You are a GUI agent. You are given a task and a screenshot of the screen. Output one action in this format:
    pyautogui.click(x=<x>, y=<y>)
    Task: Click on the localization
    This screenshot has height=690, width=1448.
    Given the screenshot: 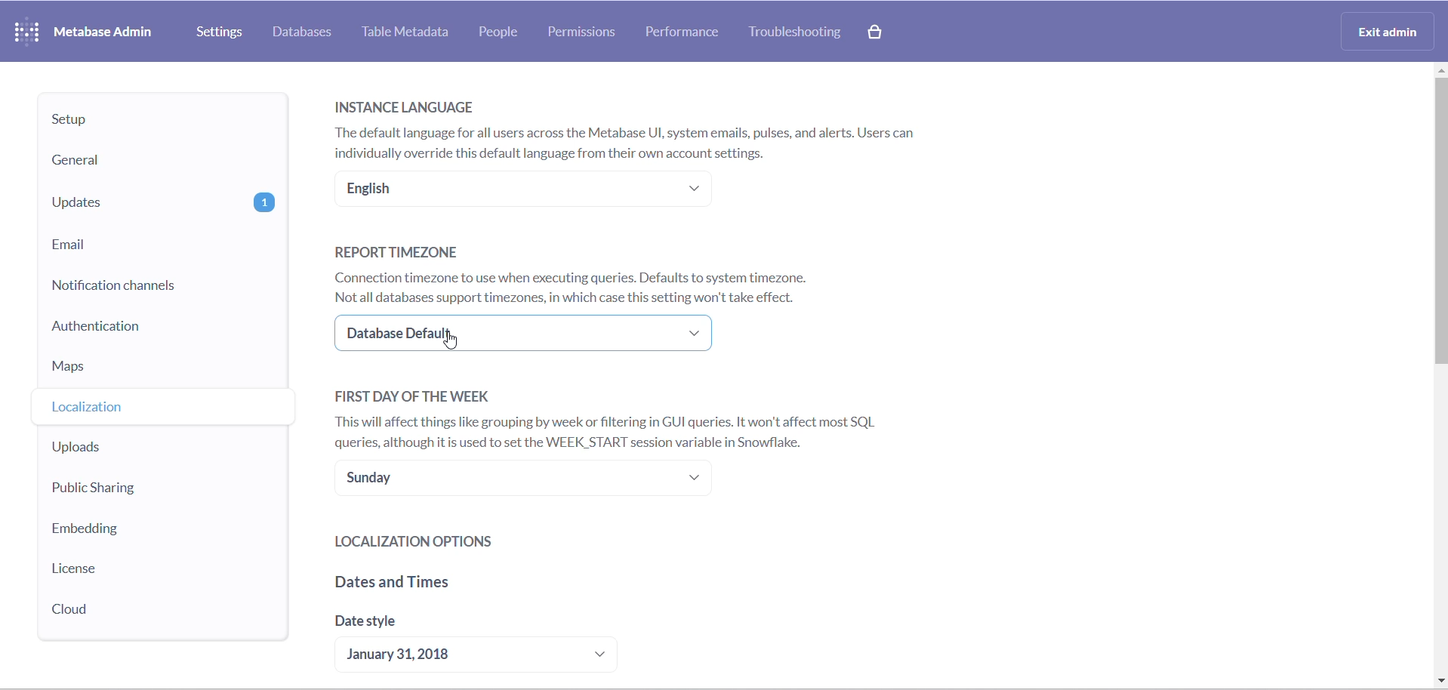 What is the action you would take?
    pyautogui.click(x=146, y=410)
    